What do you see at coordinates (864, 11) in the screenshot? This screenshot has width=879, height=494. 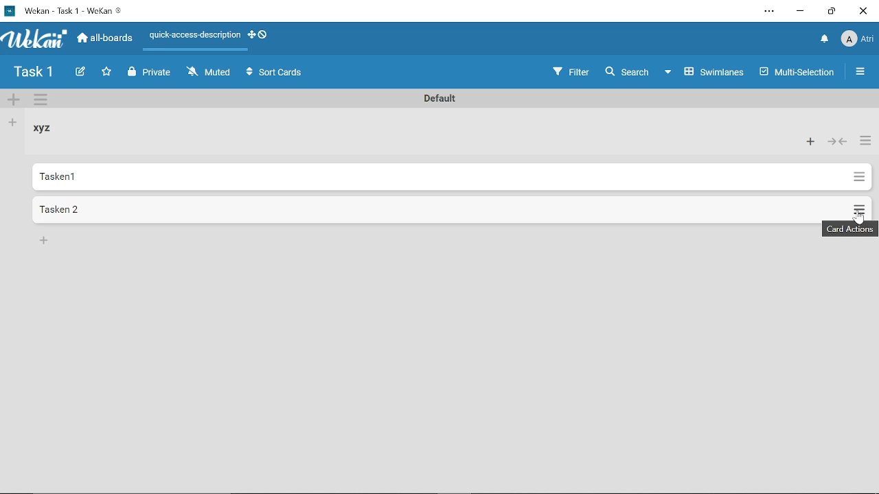 I see `Close` at bounding box center [864, 11].